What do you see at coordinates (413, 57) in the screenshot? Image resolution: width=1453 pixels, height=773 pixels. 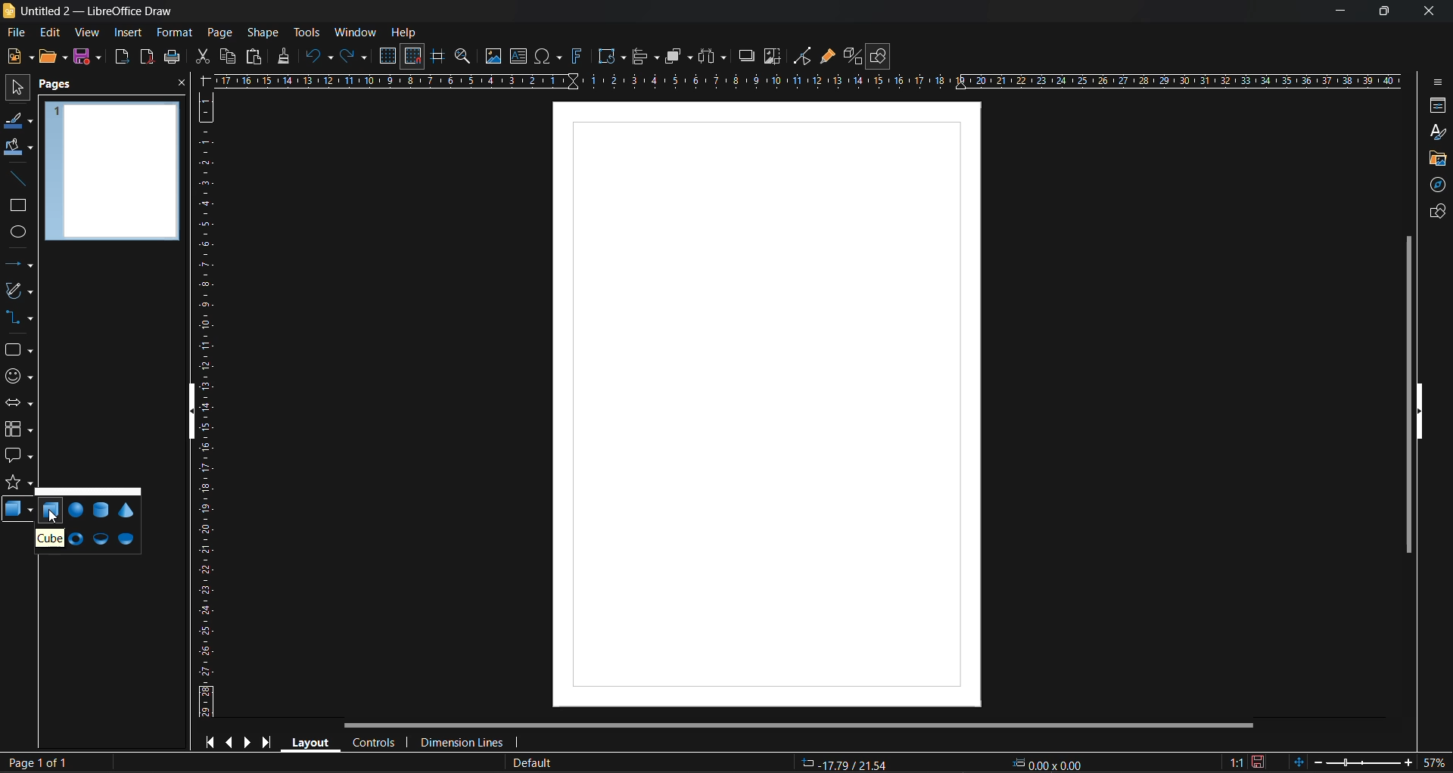 I see `snap to grid` at bounding box center [413, 57].